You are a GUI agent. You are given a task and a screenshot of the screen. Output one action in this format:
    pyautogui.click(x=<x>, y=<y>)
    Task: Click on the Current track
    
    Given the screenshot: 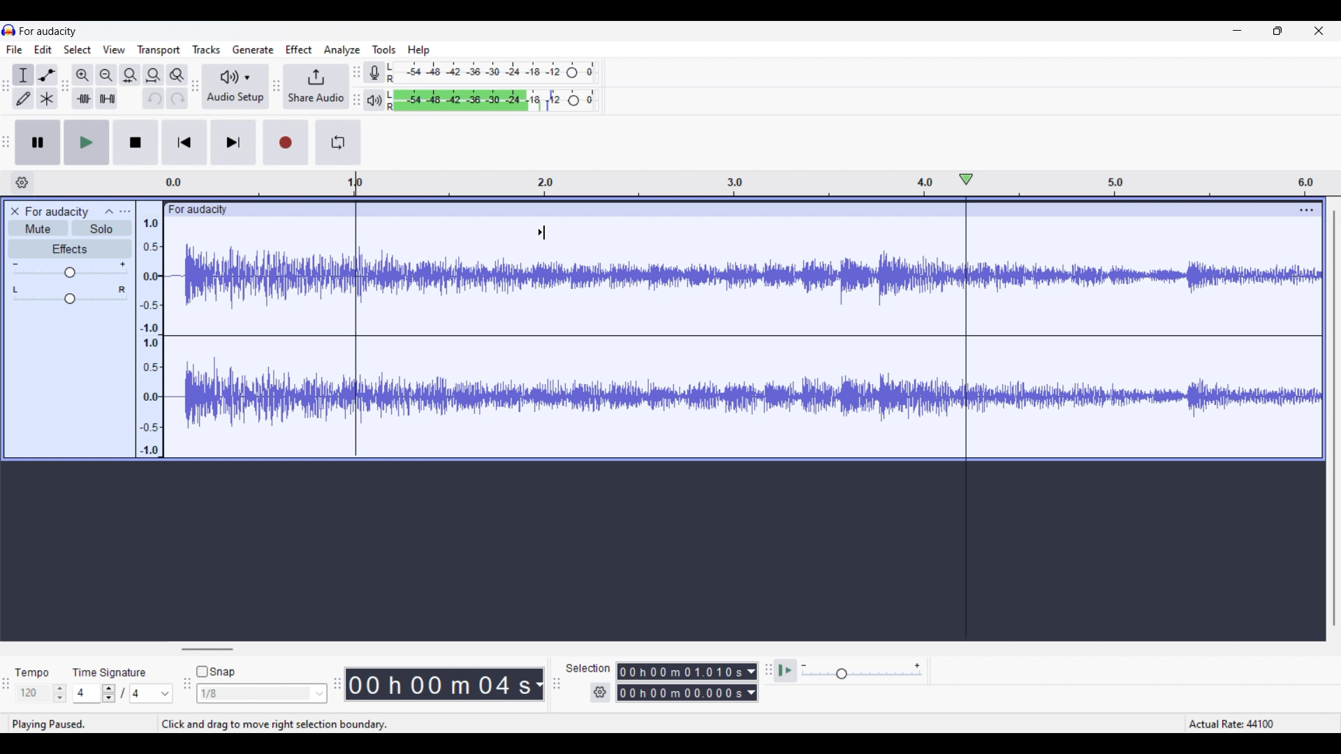 What is the action you would take?
    pyautogui.click(x=257, y=331)
    